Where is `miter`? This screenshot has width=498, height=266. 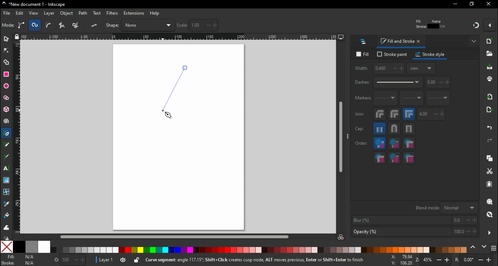
miter is located at coordinates (410, 115).